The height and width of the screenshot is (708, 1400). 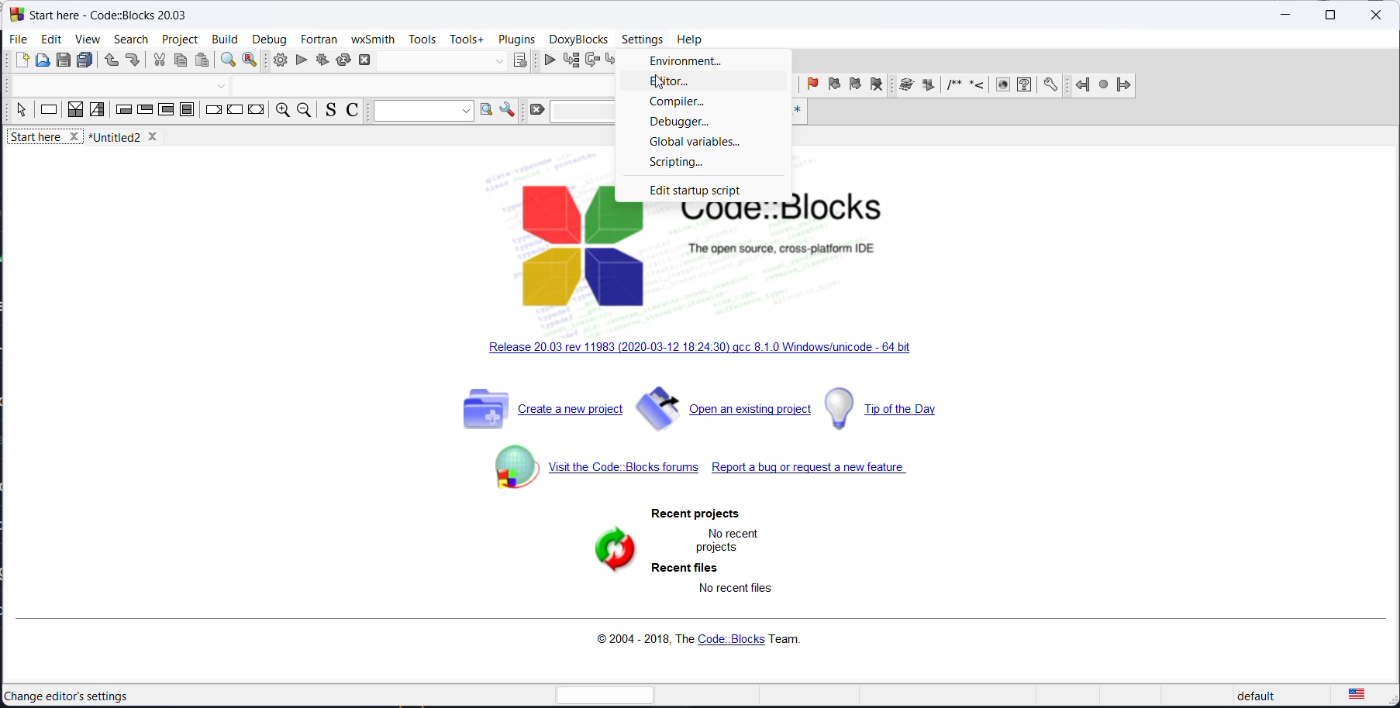 What do you see at coordinates (422, 40) in the screenshot?
I see `tools` at bounding box center [422, 40].